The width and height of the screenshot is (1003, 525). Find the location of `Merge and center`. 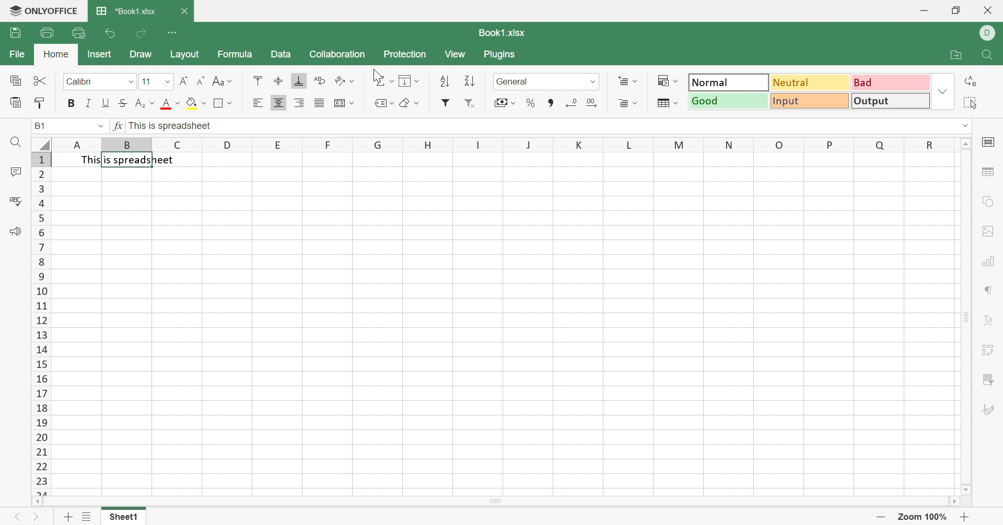

Merge and center is located at coordinates (339, 103).